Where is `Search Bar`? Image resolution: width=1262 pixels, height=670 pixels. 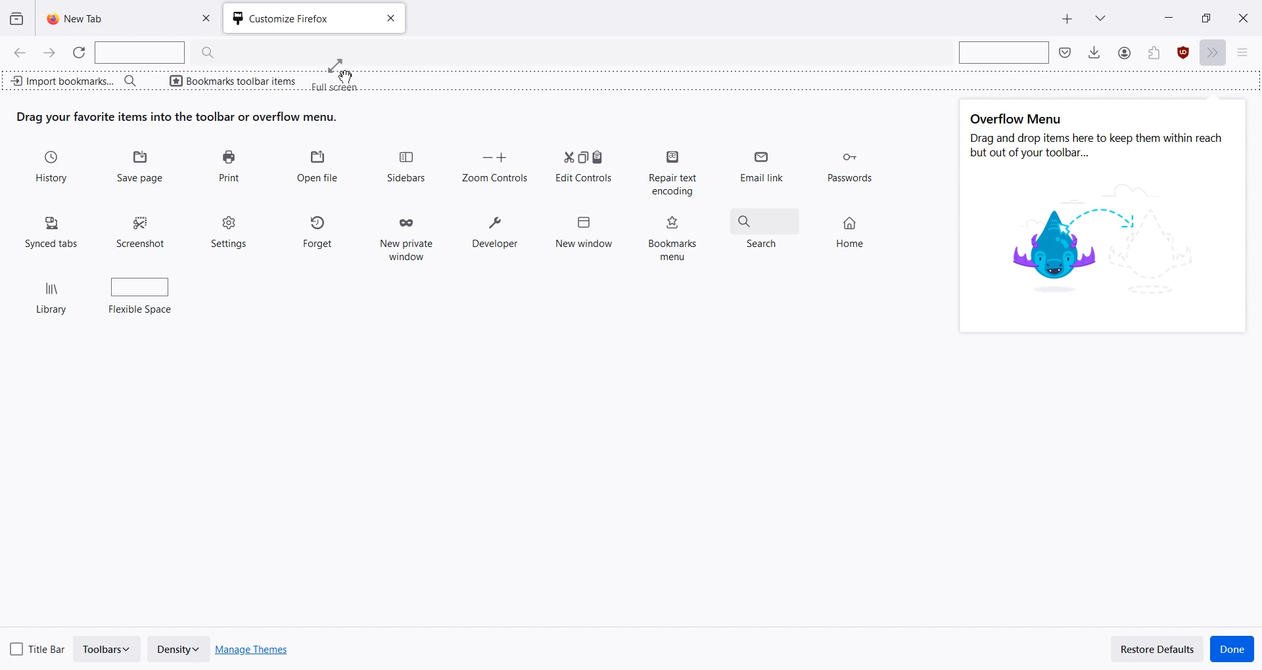 Search Bar is located at coordinates (162, 53).